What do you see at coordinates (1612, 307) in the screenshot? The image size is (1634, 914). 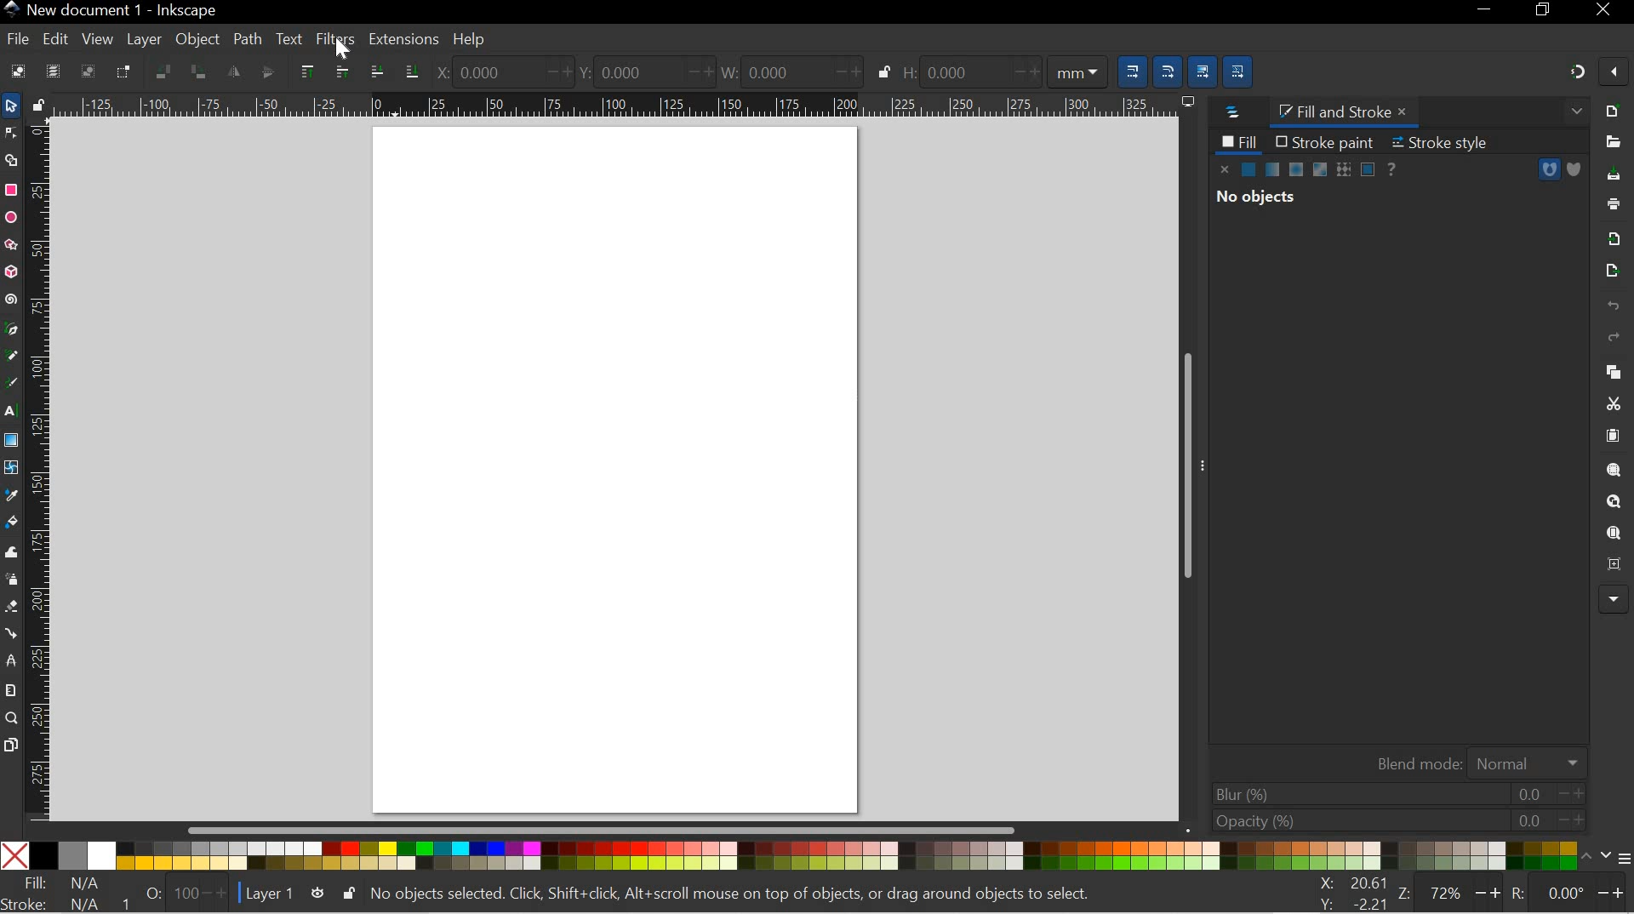 I see `UNDO` at bounding box center [1612, 307].